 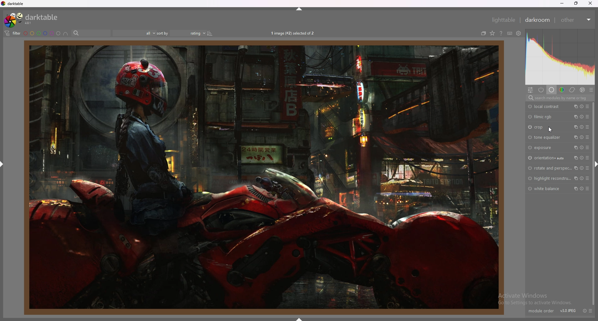 What do you see at coordinates (134, 33) in the screenshot?
I see `filter by images rating` at bounding box center [134, 33].